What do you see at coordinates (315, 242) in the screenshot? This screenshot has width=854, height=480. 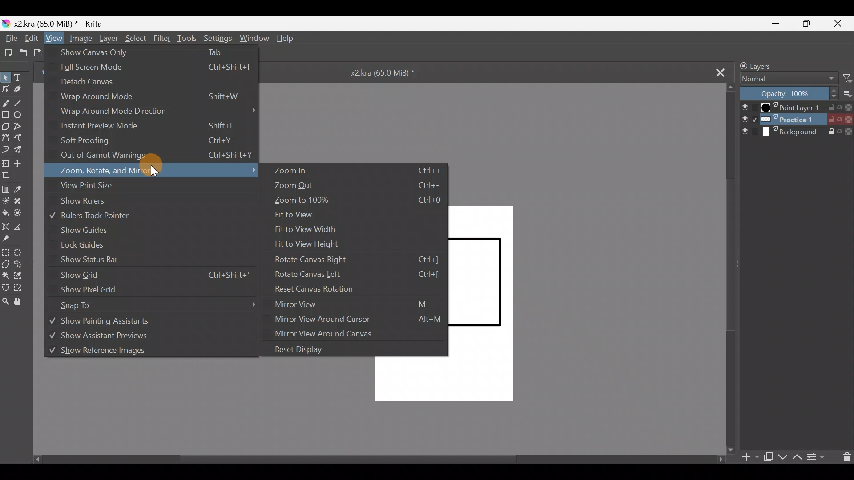 I see `Fit to view height` at bounding box center [315, 242].